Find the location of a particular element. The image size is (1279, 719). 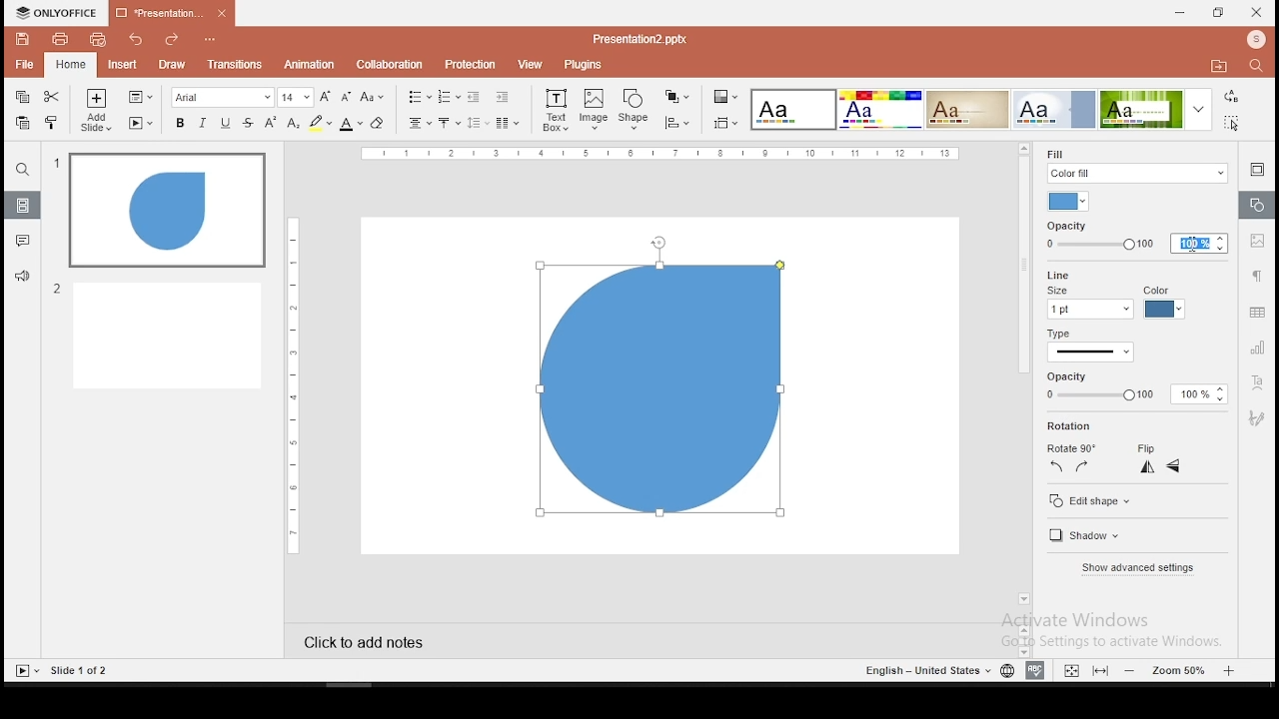

fill is located at coordinates (1136, 164).